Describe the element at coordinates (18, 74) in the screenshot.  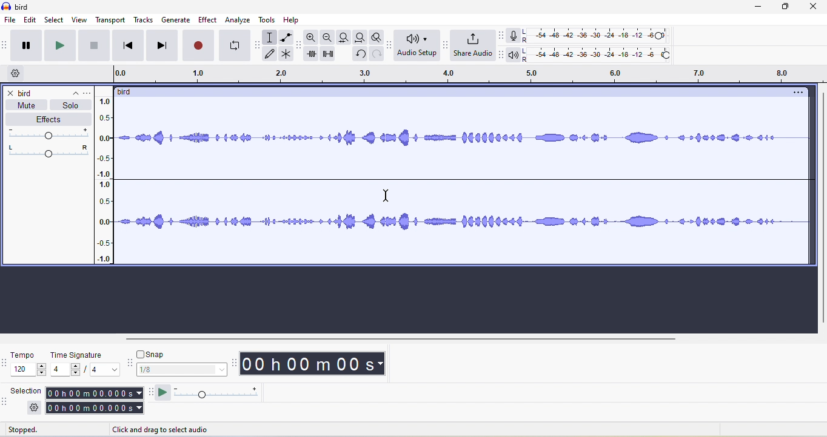
I see `timeline option` at that location.